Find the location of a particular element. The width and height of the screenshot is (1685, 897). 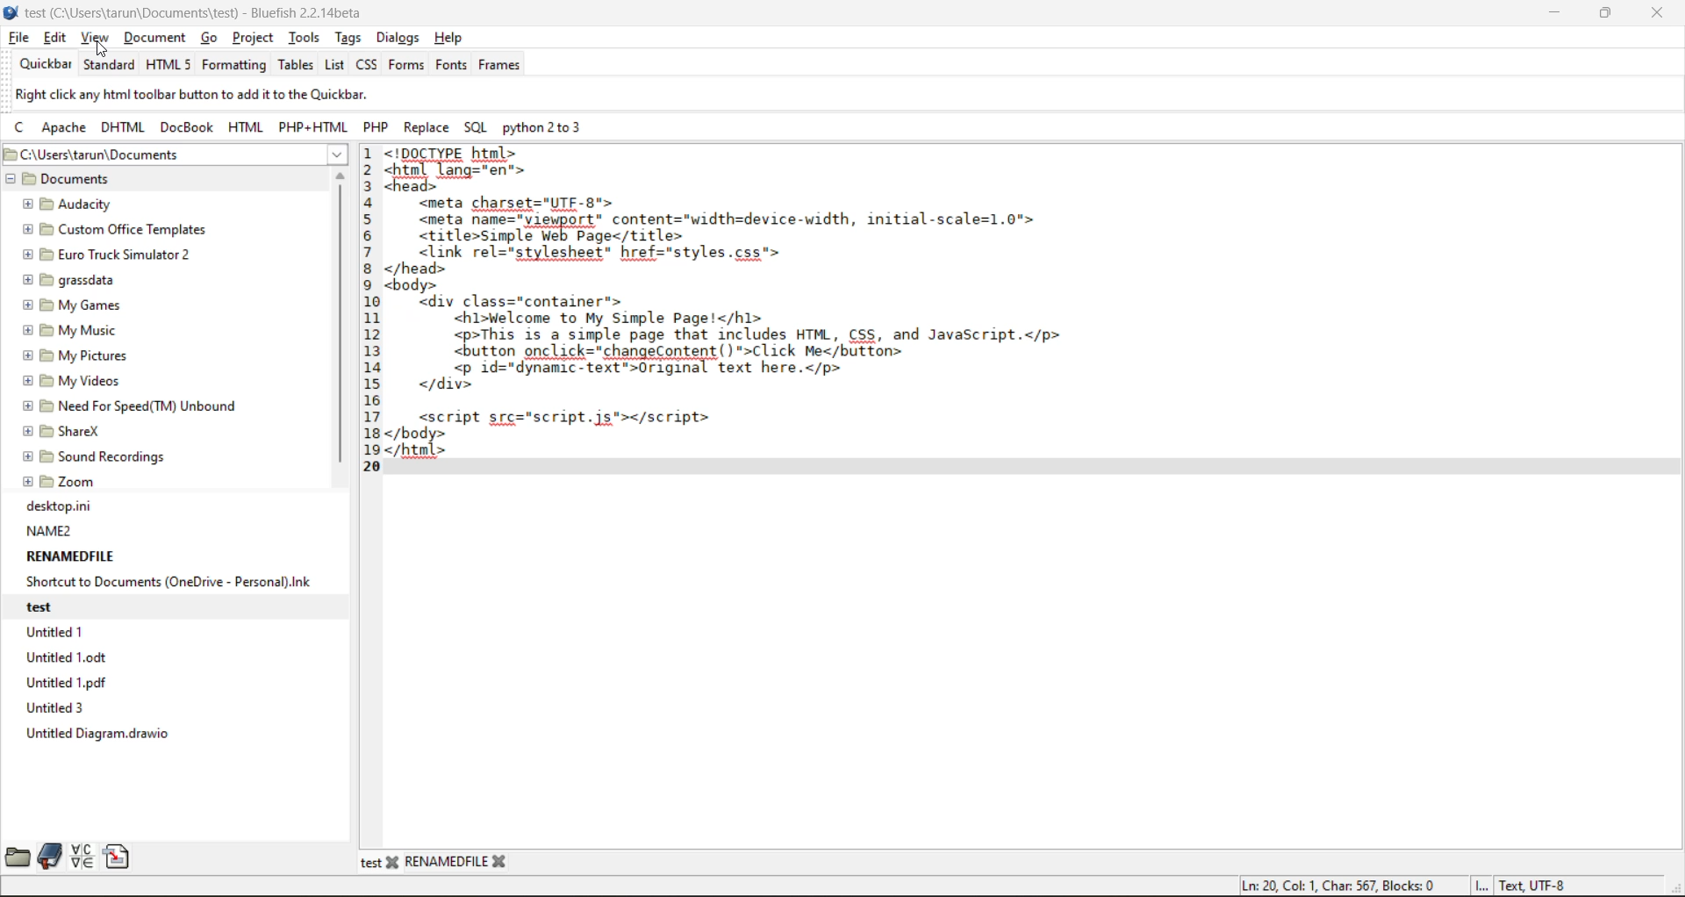

show more is located at coordinates (330, 155).